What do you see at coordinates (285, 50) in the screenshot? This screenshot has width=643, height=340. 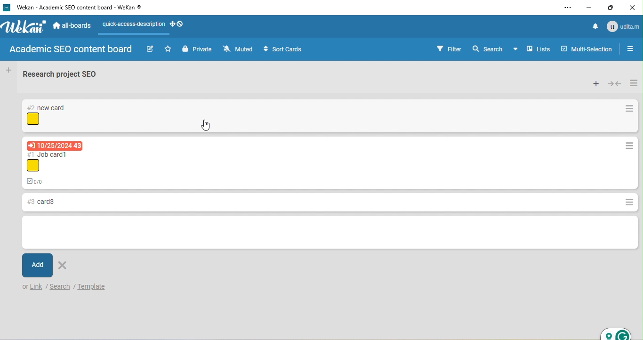 I see `sort cards` at bounding box center [285, 50].